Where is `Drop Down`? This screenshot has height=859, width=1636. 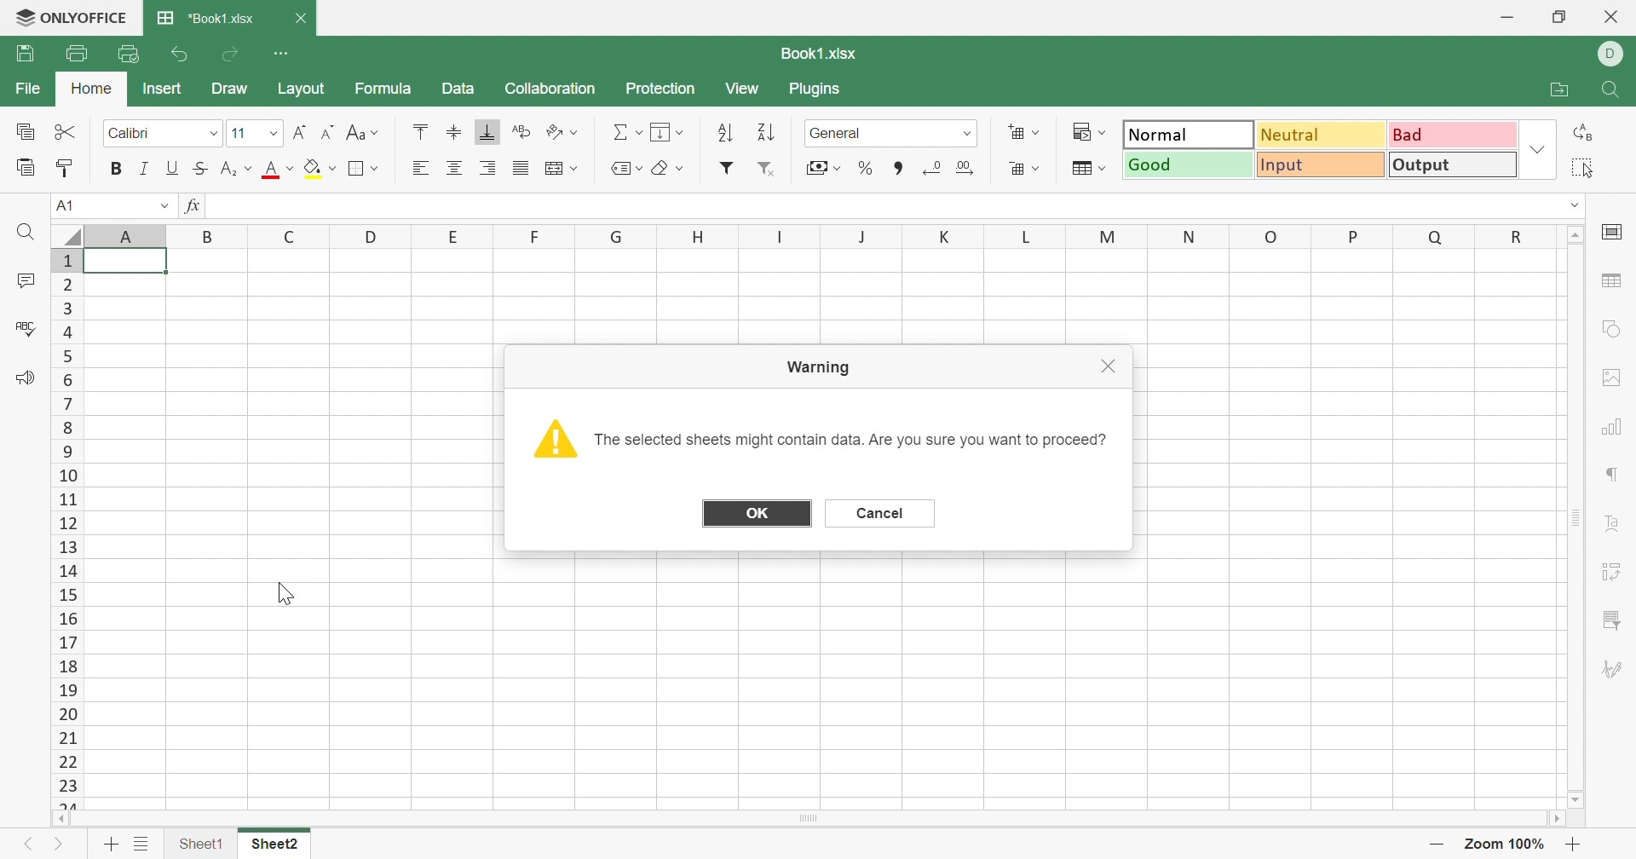
Drop Down is located at coordinates (969, 133).